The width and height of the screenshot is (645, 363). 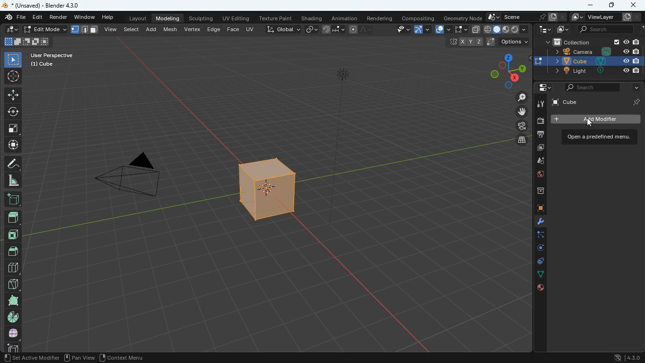 I want to click on 4.30, so click(x=625, y=357).